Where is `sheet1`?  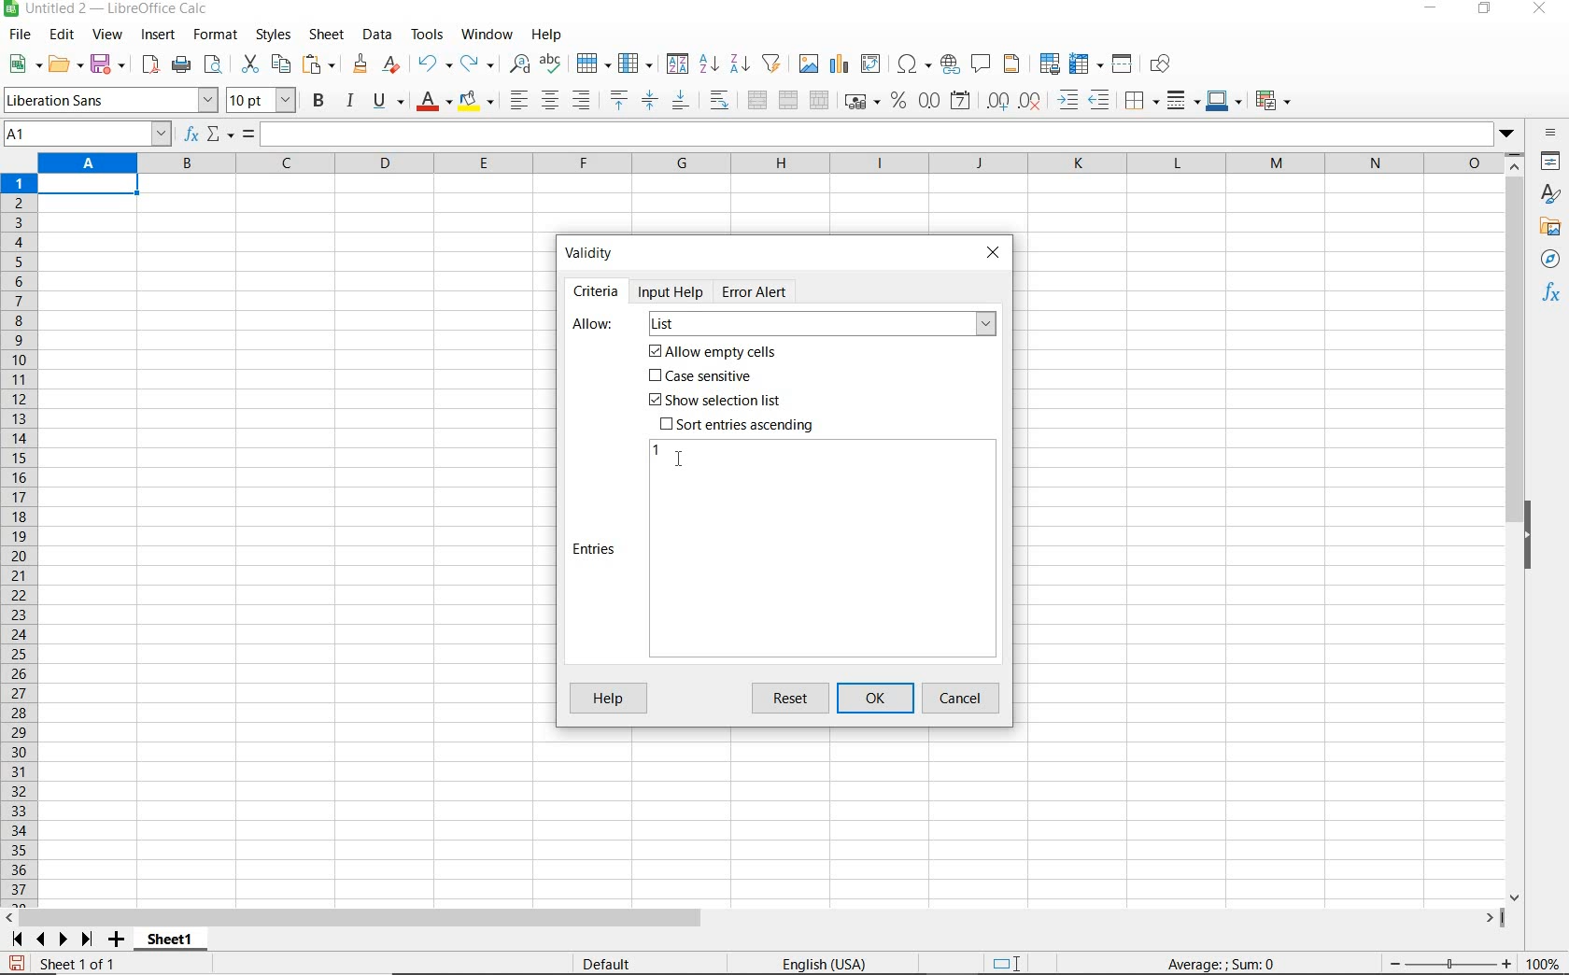
sheet1 is located at coordinates (169, 942).